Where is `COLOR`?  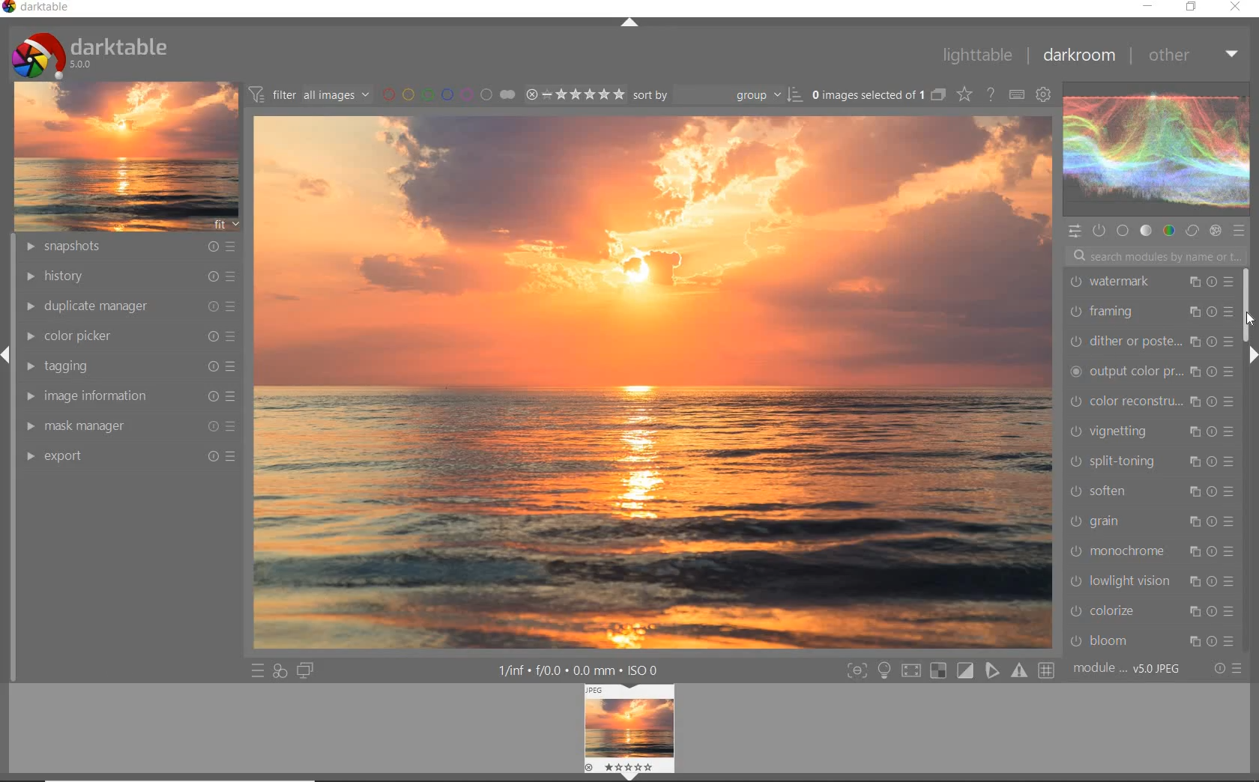 COLOR is located at coordinates (1167, 231).